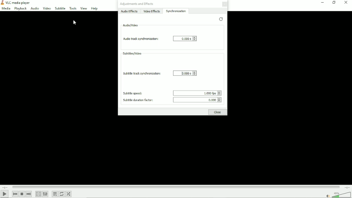 The image size is (352, 198). Describe the element at coordinates (141, 39) in the screenshot. I see `Audio track synchronization` at that location.